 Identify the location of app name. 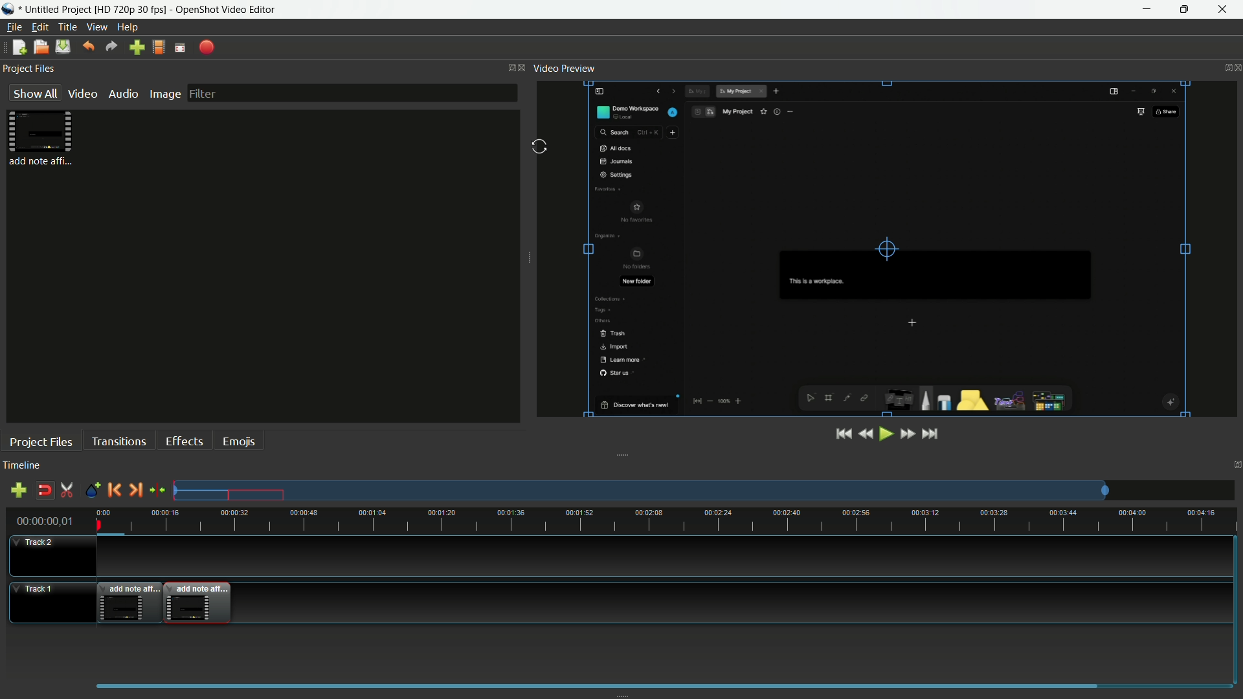
(228, 10).